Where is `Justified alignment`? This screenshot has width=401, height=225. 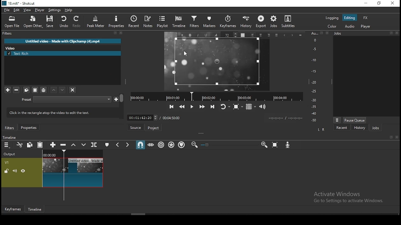 Justified alignment is located at coordinates (276, 35).